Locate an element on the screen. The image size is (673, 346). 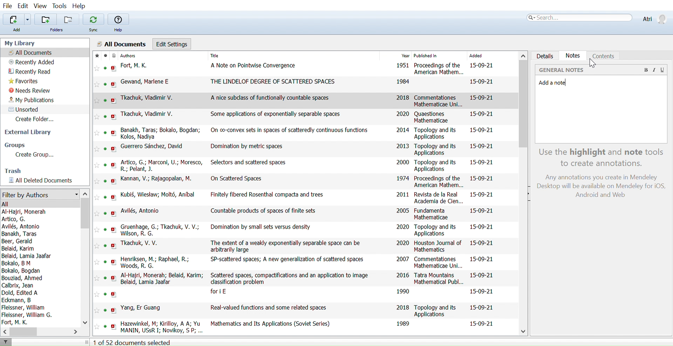
Artico, G. is located at coordinates (14, 219).